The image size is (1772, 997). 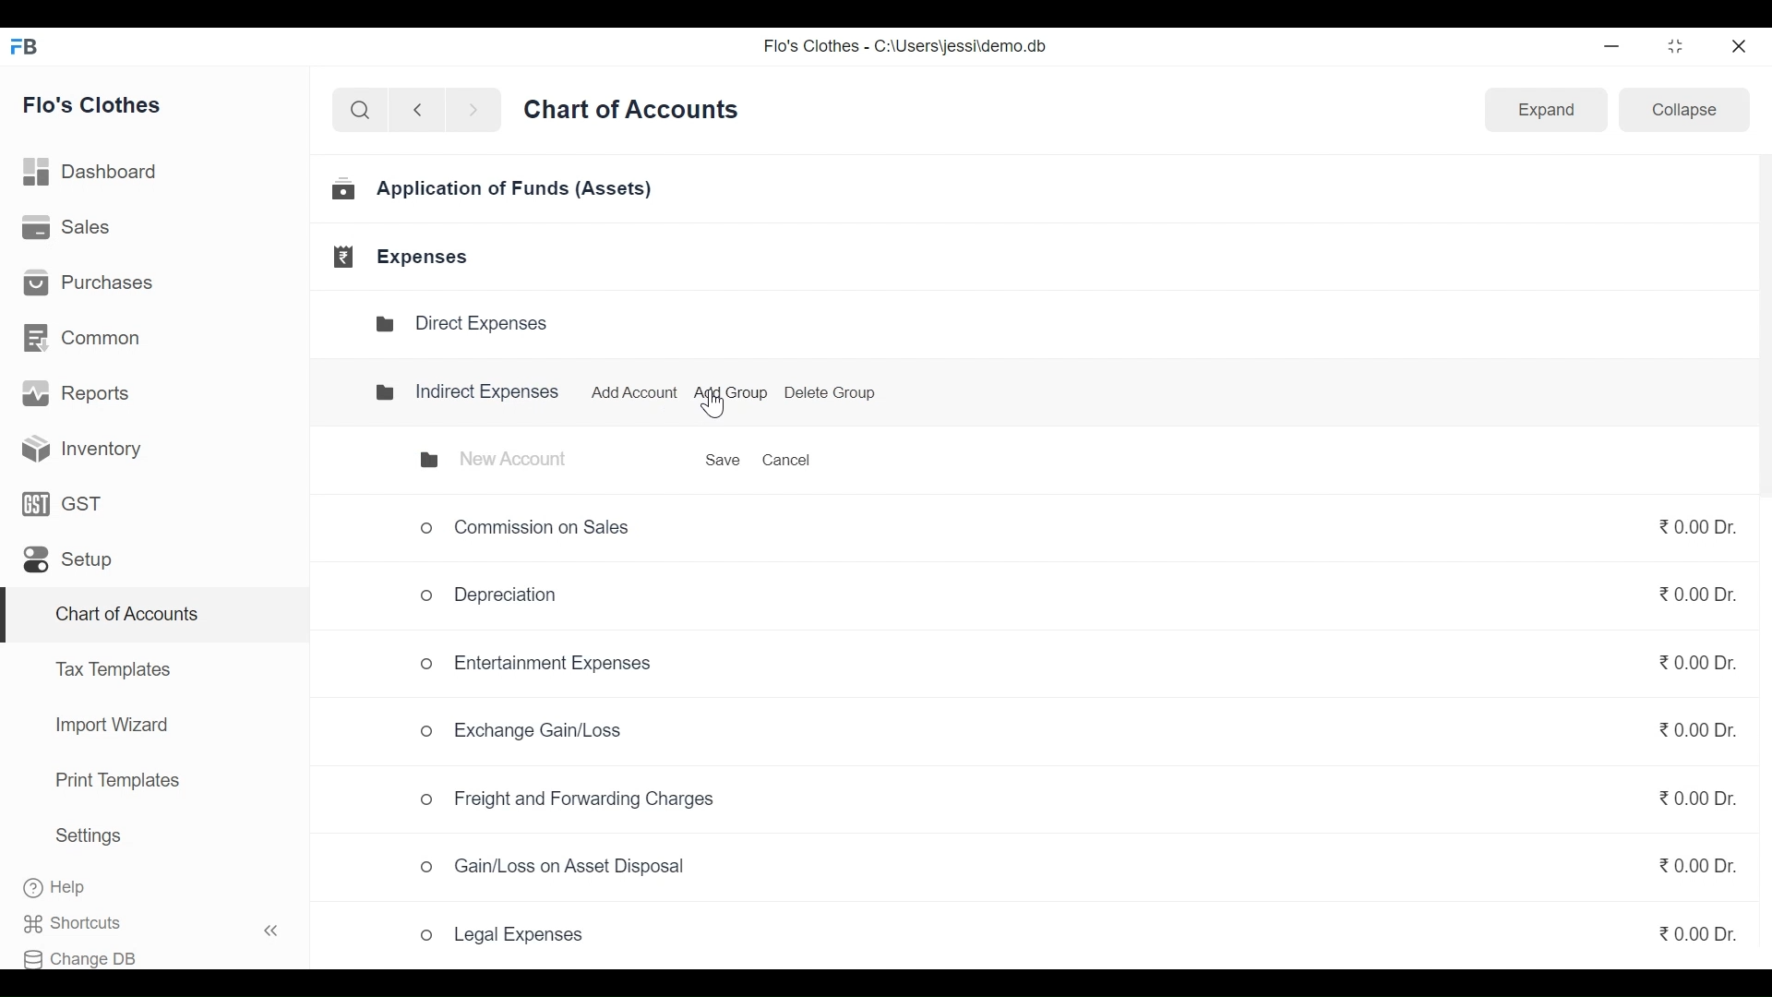 What do you see at coordinates (1691, 933) in the screenshot?
I see `₹0.00 Dr.` at bounding box center [1691, 933].